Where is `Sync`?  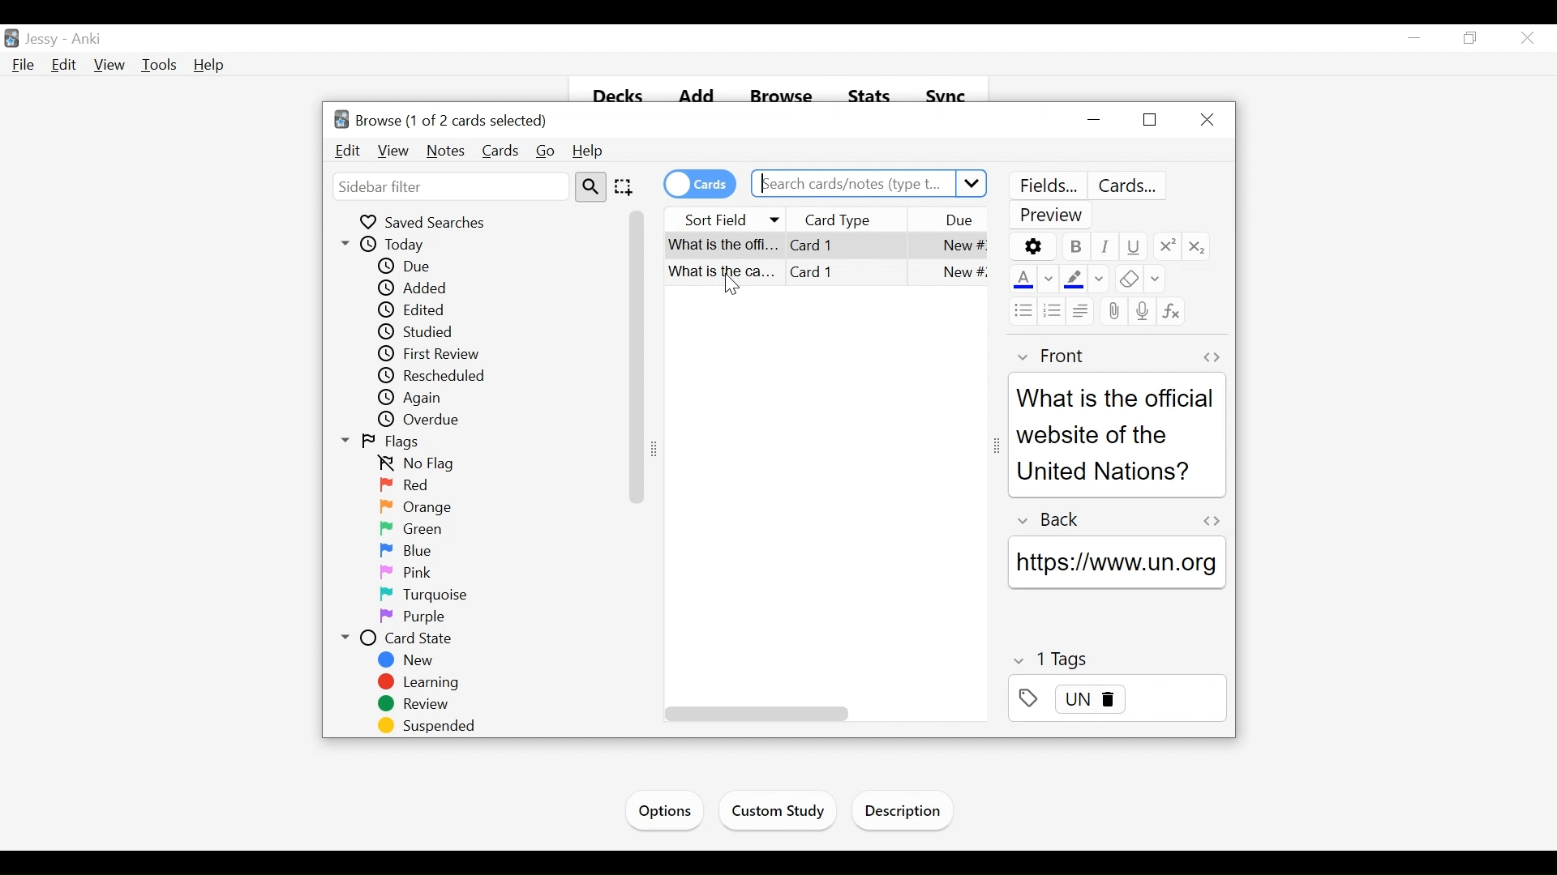 Sync is located at coordinates (948, 98).